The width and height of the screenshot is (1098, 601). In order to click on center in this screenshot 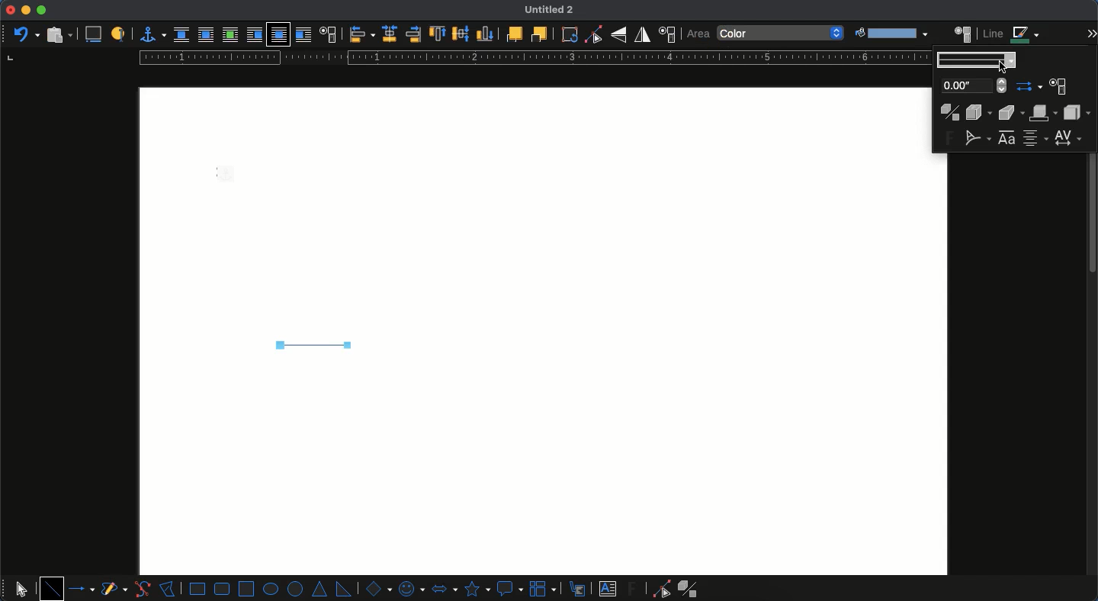, I will do `click(461, 32)`.